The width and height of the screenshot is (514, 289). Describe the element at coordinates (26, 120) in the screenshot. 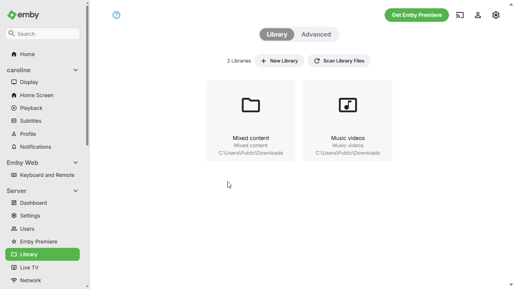

I see `subtitles` at that location.